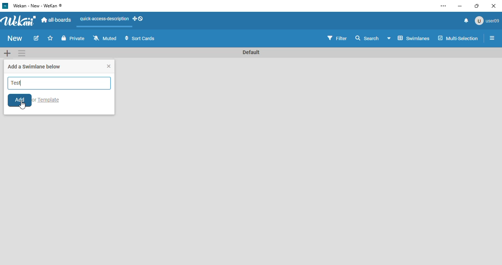 Image resolution: width=502 pixels, height=265 pixels. I want to click on user09, so click(487, 21).